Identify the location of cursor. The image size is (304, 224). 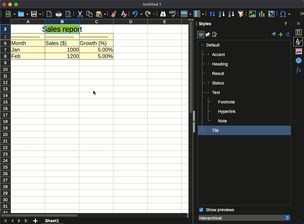
(95, 92).